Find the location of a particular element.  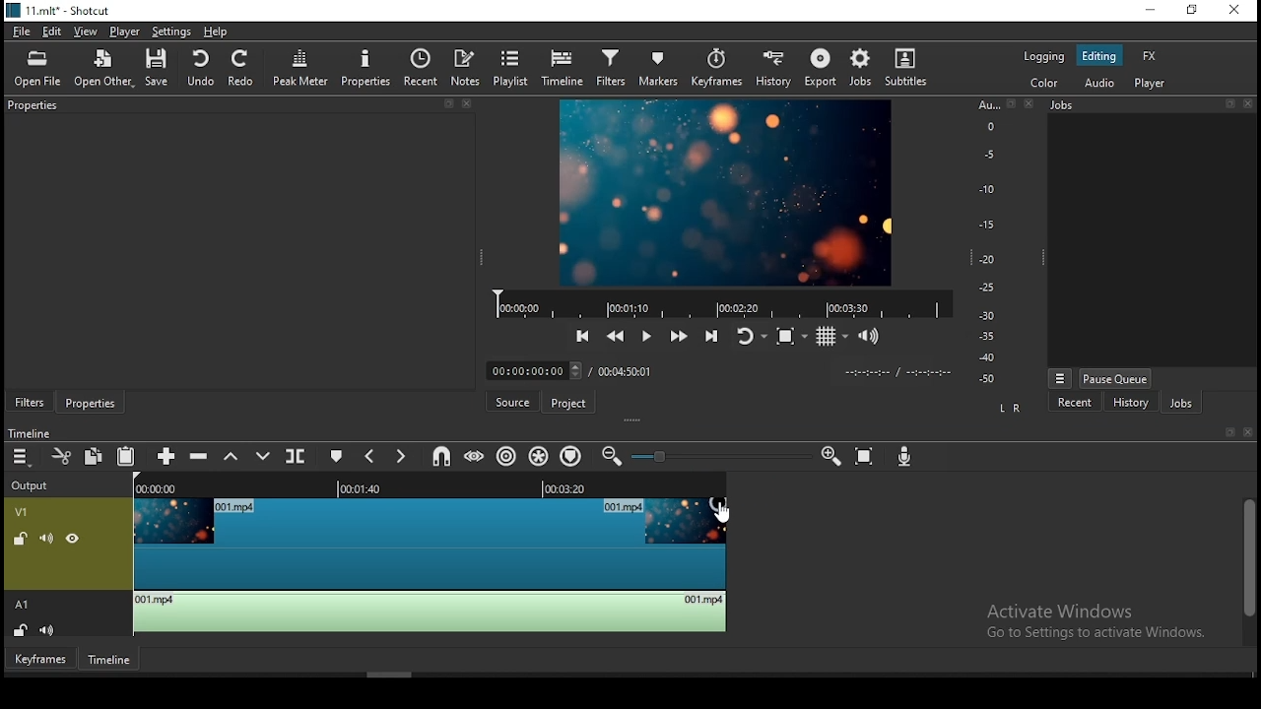

editing is located at coordinates (1099, 56).